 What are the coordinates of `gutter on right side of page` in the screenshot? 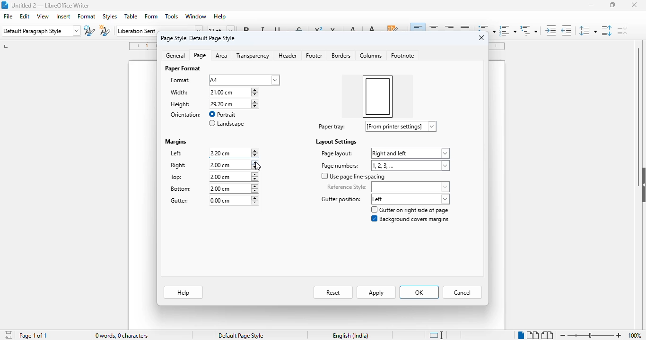 It's located at (410, 210).